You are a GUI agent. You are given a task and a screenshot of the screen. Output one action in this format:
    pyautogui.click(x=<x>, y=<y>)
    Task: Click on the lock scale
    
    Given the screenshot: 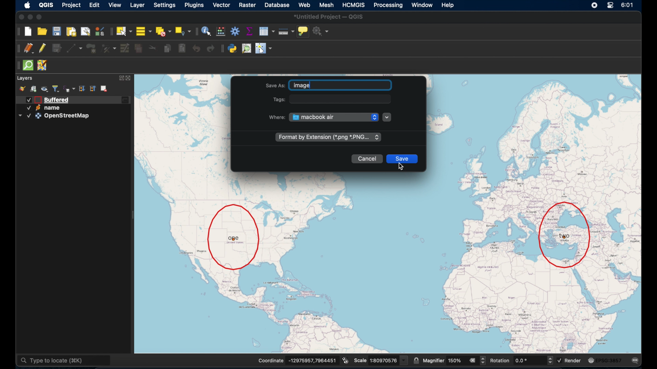 What is the action you would take?
    pyautogui.click(x=416, y=359)
    